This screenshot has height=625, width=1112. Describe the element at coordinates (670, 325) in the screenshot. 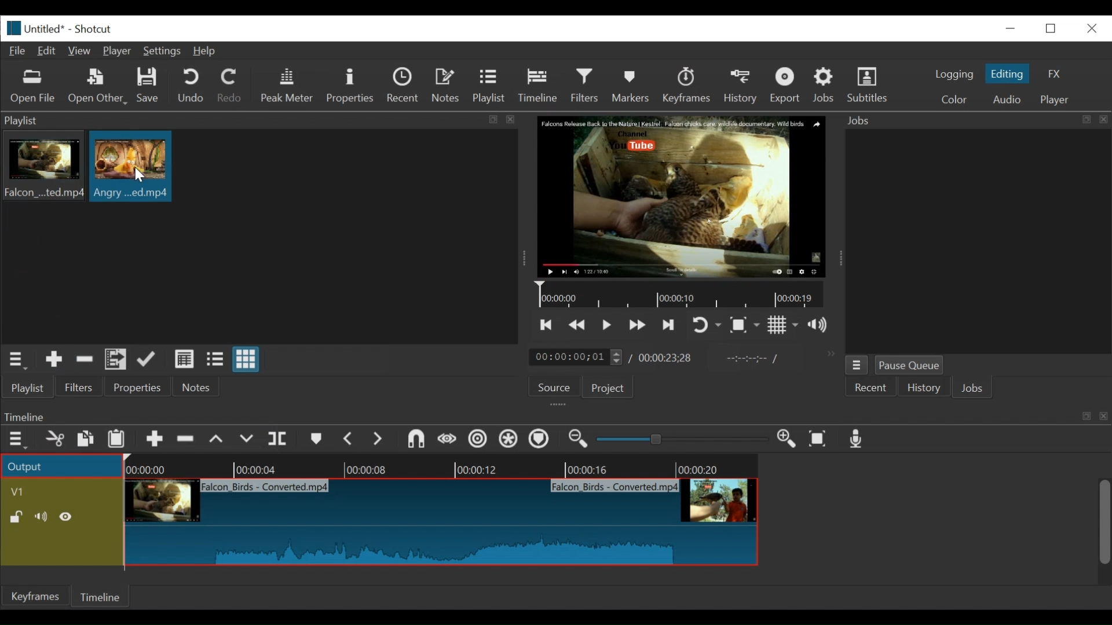

I see `skip to the next point` at that location.